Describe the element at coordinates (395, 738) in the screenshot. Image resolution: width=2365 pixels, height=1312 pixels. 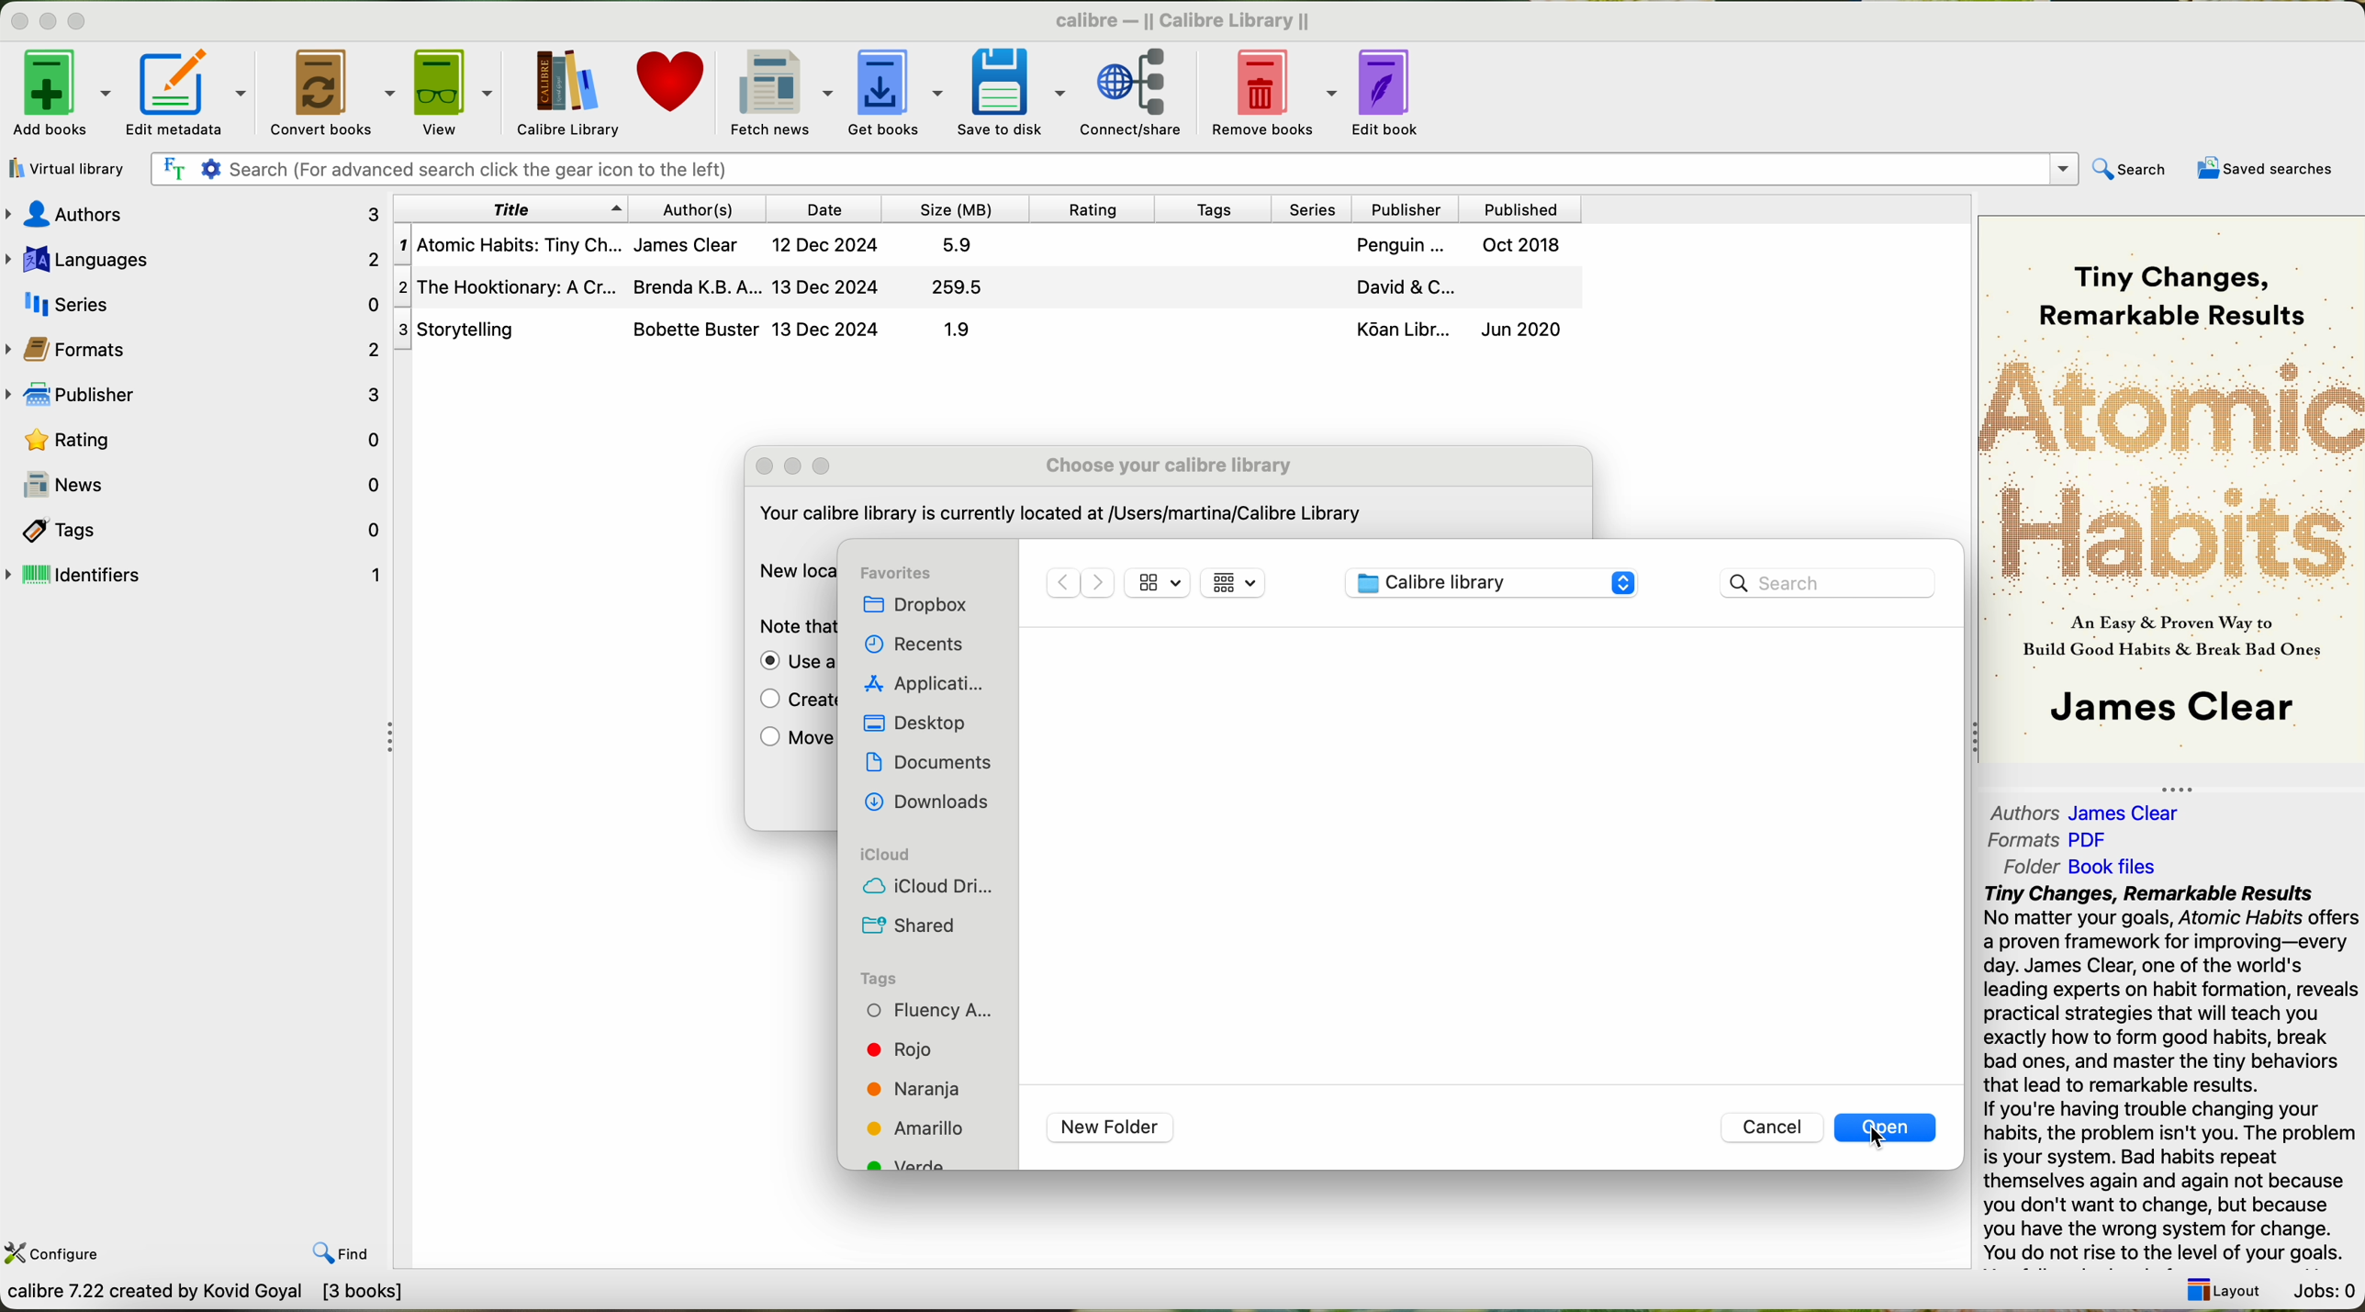
I see `Collapse` at that location.